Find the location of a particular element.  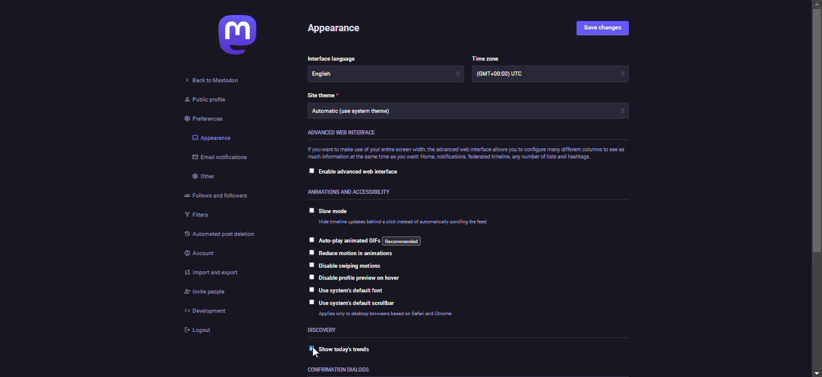

scroll bar is located at coordinates (818, 188).